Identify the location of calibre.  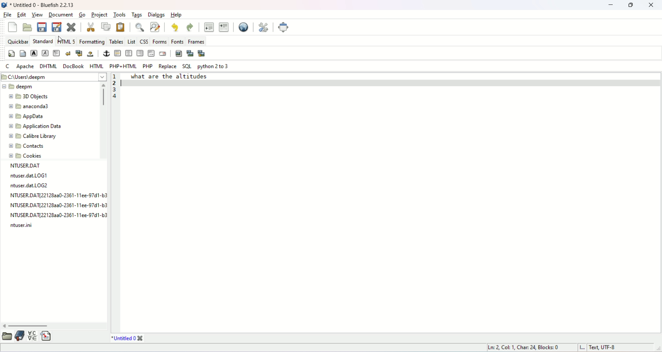
(32, 137).